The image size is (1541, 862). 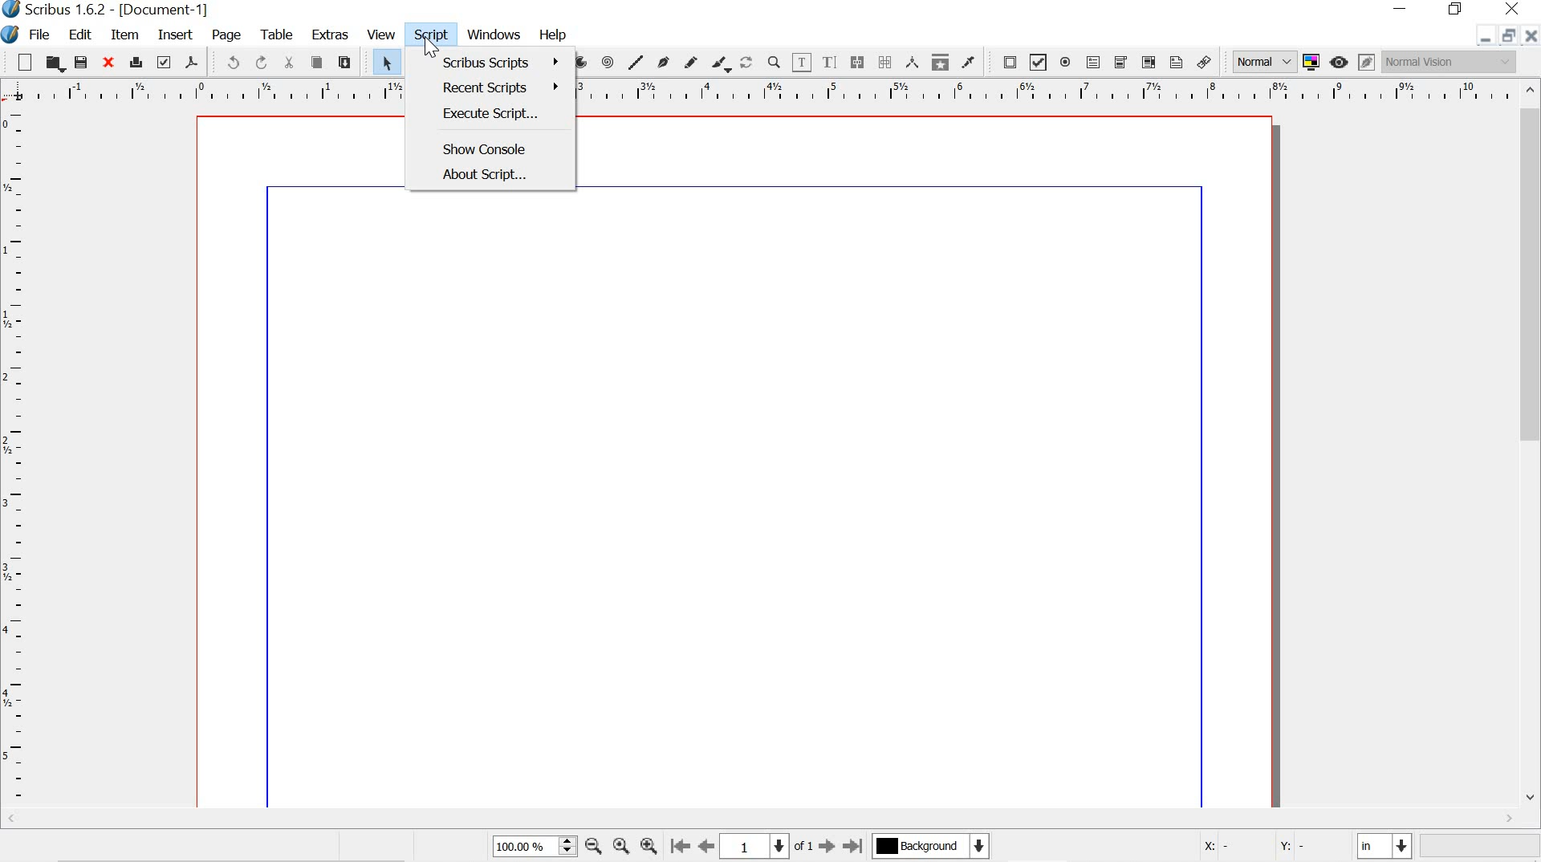 I want to click on bezier curve, so click(x=665, y=62).